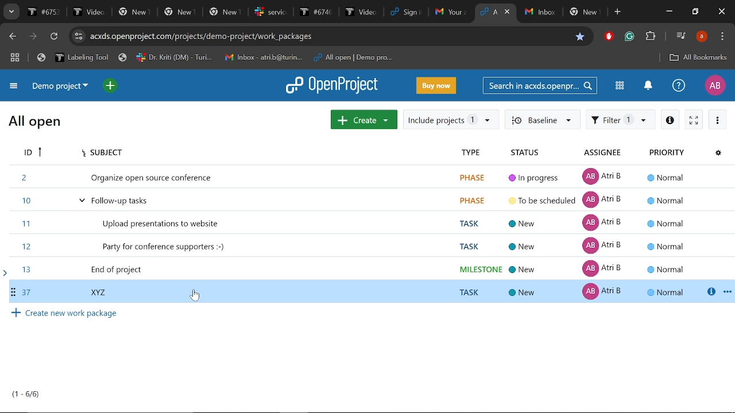 The height and width of the screenshot is (413, 735). I want to click on Search in acxds.openproject, so click(539, 85).